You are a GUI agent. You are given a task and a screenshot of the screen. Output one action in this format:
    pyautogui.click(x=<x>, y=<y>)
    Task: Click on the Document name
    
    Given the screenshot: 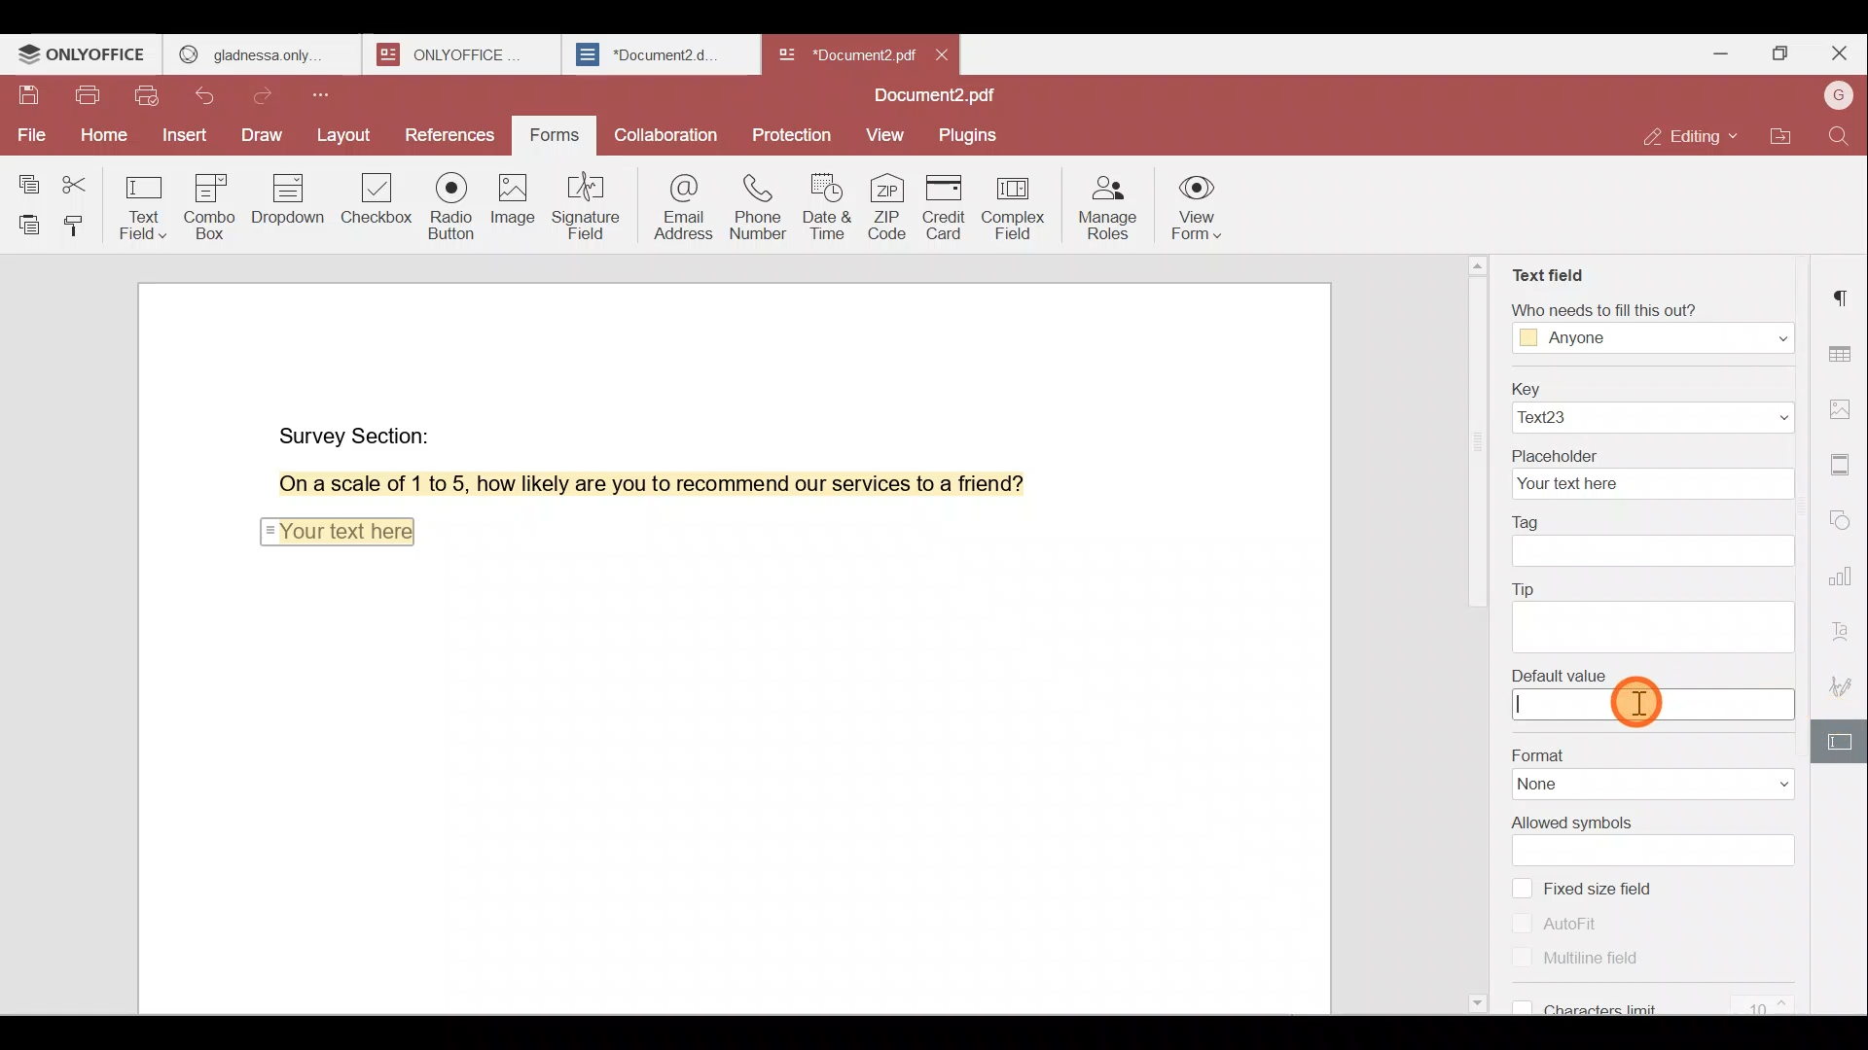 What is the action you would take?
    pyautogui.click(x=941, y=97)
    